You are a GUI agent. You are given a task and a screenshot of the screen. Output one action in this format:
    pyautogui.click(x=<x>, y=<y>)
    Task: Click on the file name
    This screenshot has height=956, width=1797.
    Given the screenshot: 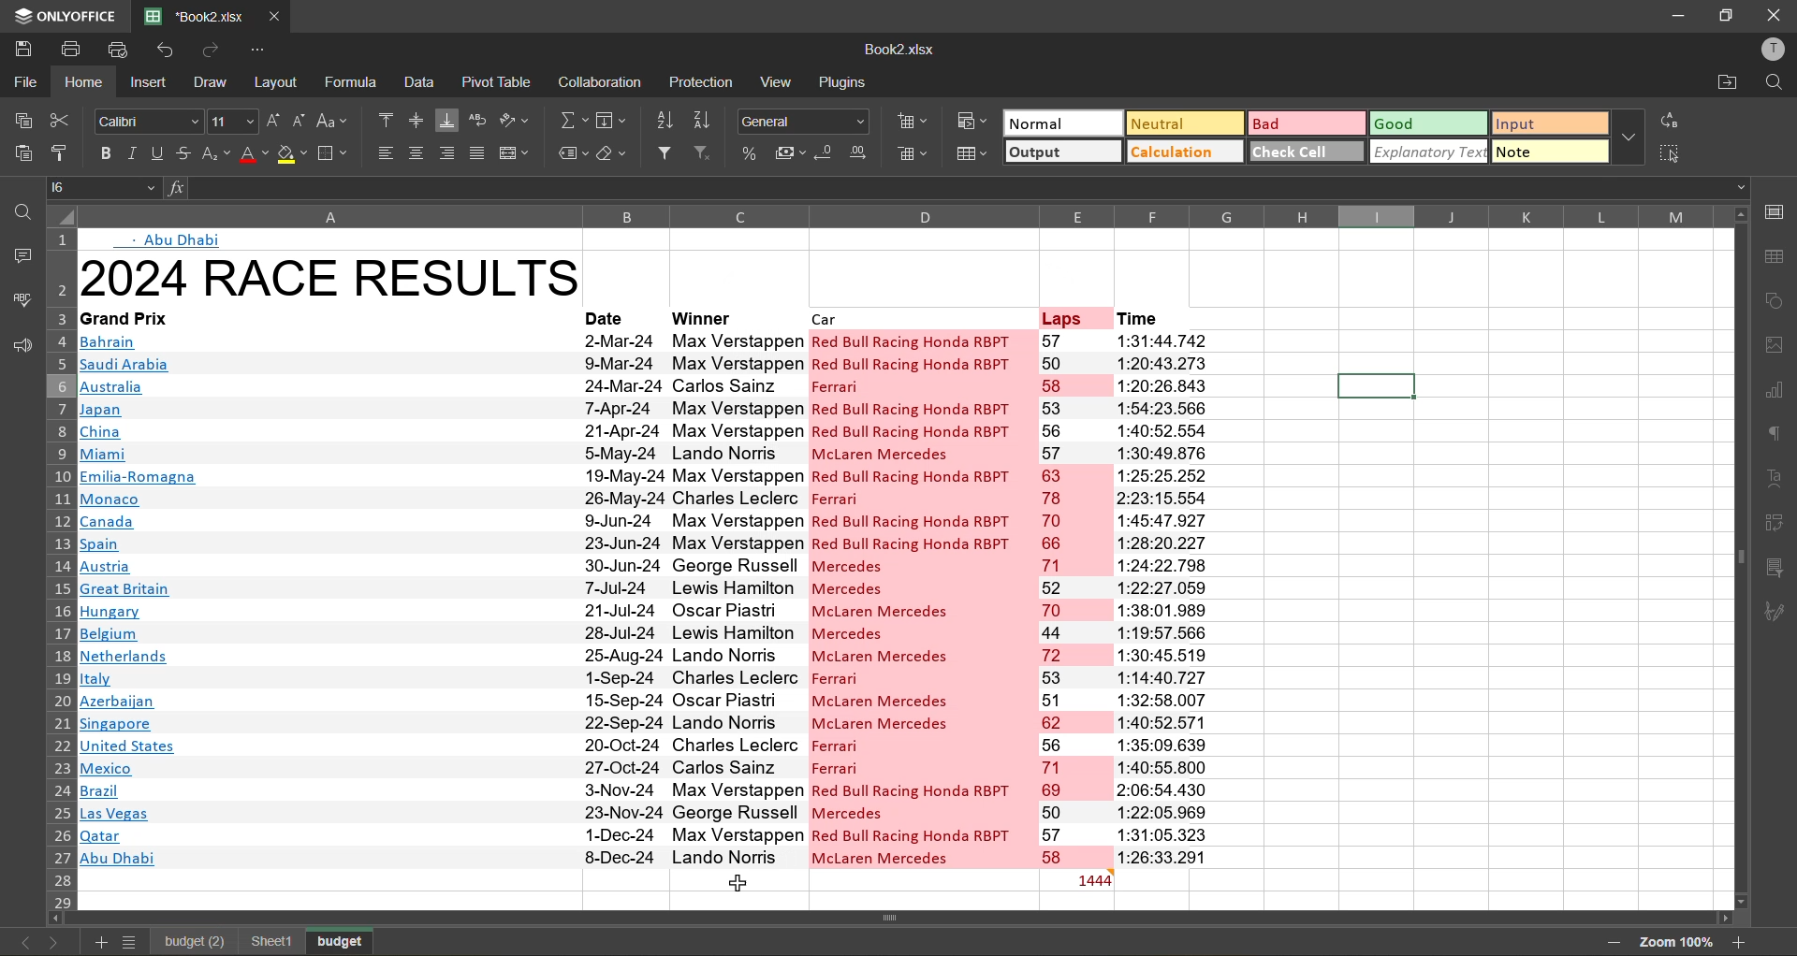 What is the action you would take?
    pyautogui.click(x=898, y=53)
    